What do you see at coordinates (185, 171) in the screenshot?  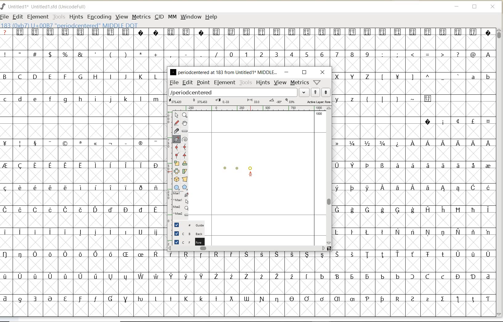 I see `skew the selection` at bounding box center [185, 171].